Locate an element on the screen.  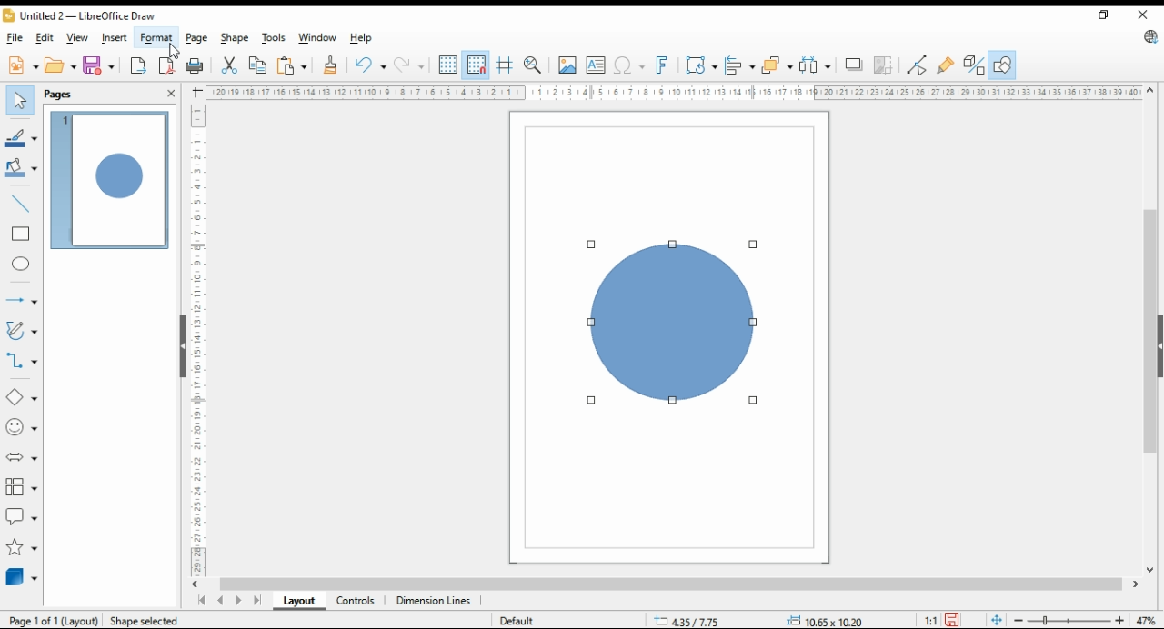
print is located at coordinates (196, 66).